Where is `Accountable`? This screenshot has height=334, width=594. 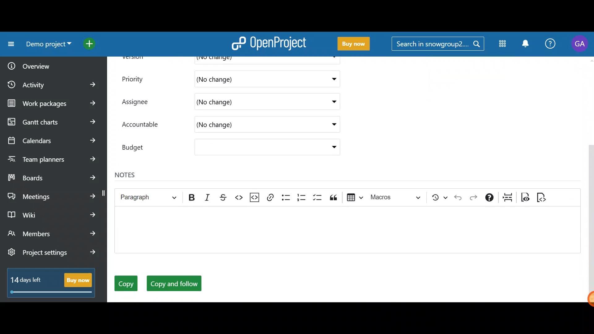
Accountable is located at coordinates (141, 125).